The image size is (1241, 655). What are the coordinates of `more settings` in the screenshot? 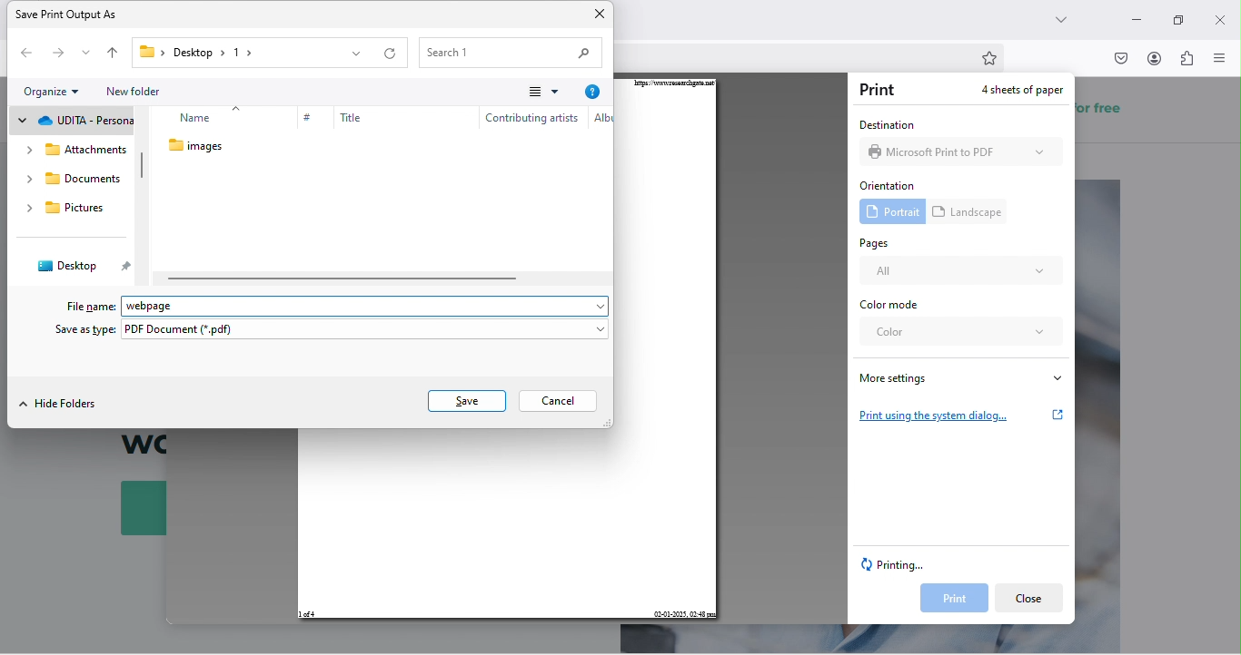 It's located at (960, 377).